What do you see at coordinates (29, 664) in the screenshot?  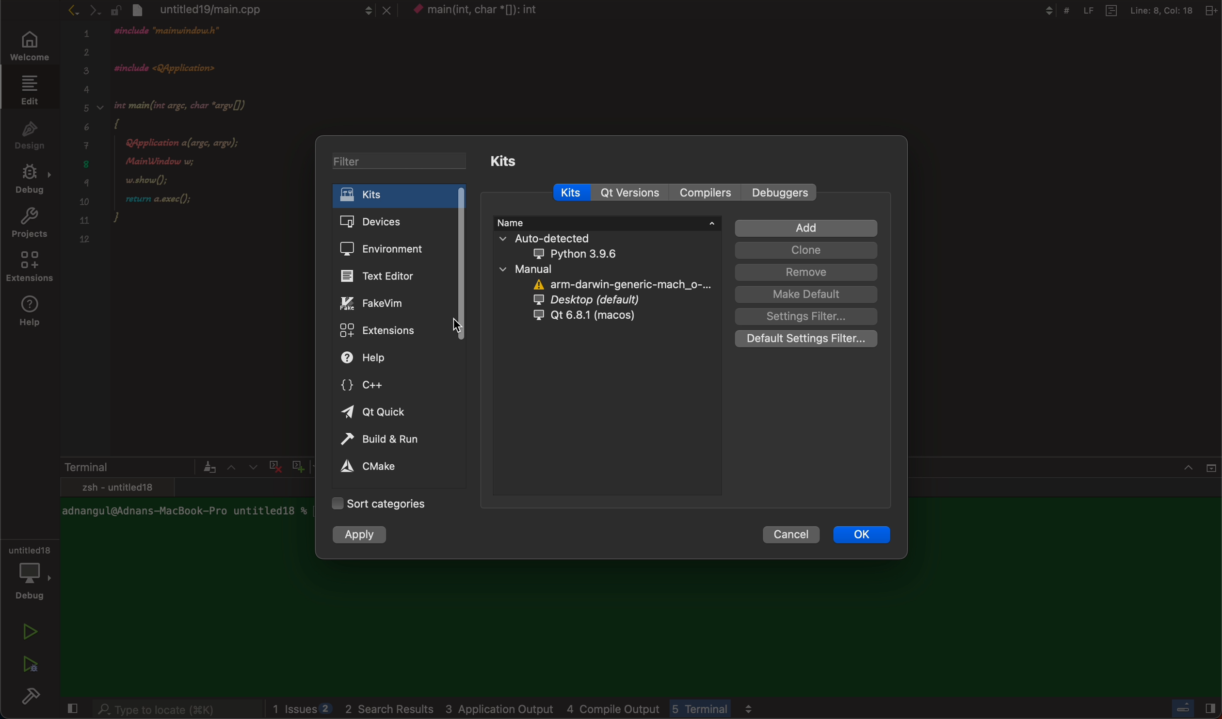 I see `run and debug` at bounding box center [29, 664].